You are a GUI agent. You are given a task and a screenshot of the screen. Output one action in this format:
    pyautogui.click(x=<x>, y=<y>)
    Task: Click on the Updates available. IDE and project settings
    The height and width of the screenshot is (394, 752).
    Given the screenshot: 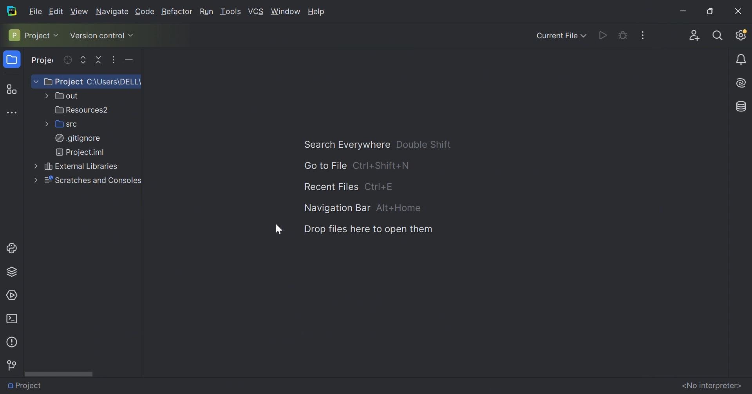 What is the action you would take?
    pyautogui.click(x=741, y=35)
    